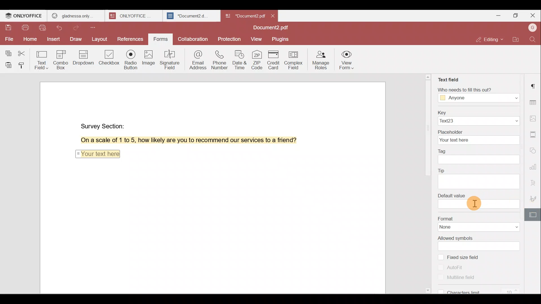 This screenshot has width=541, height=304. Describe the element at coordinates (477, 223) in the screenshot. I see `Format` at that location.